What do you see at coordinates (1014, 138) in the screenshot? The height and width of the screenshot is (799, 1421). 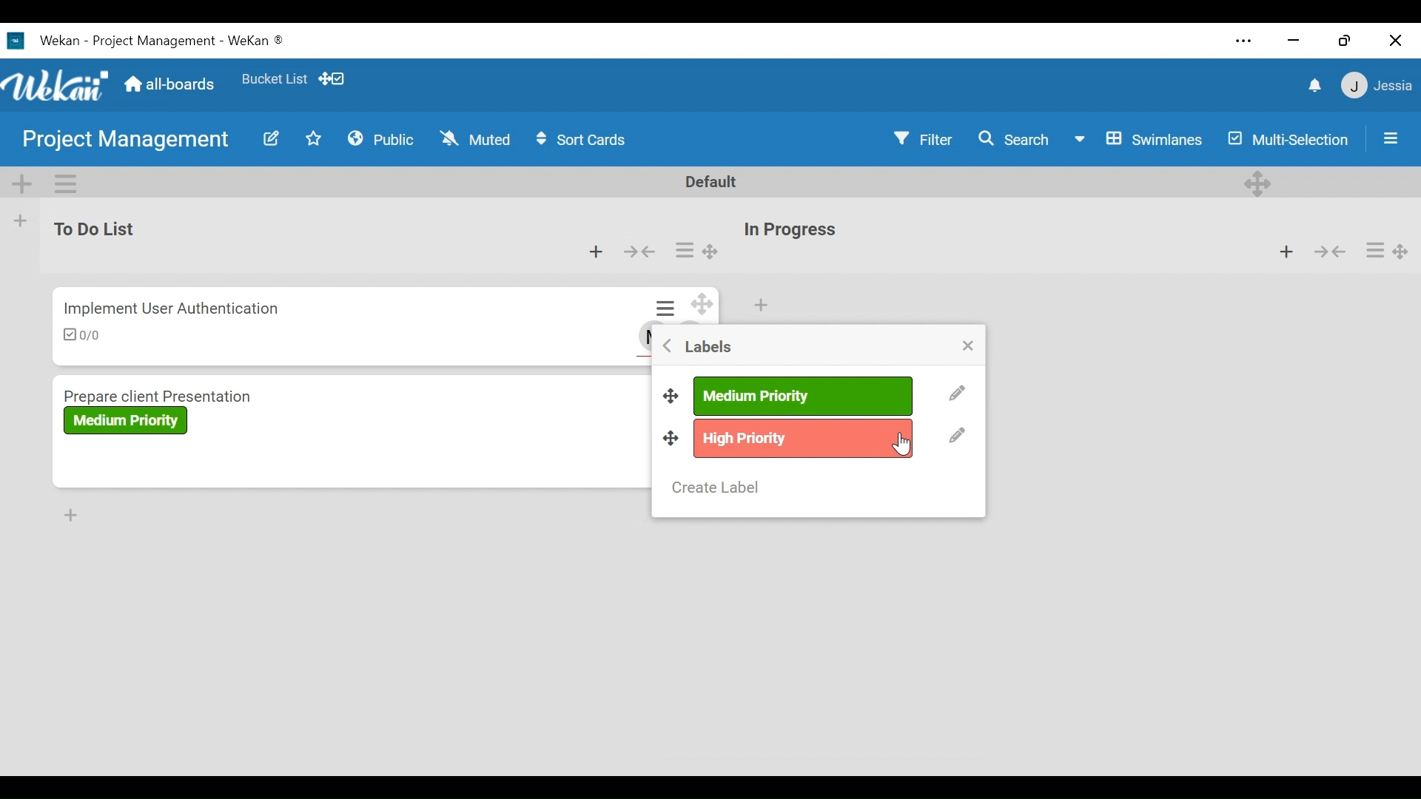 I see `Search` at bounding box center [1014, 138].